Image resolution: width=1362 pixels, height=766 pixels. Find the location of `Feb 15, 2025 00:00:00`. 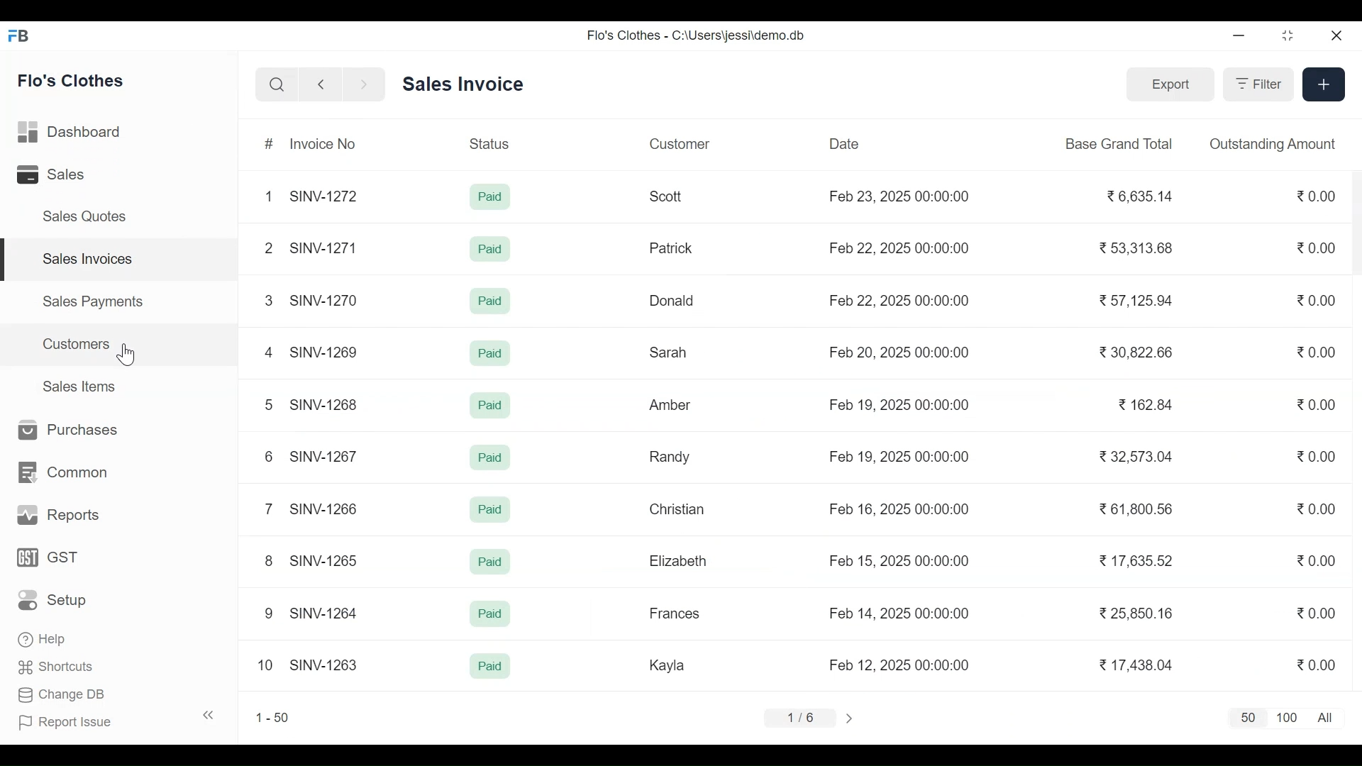

Feb 15, 2025 00:00:00 is located at coordinates (900, 560).